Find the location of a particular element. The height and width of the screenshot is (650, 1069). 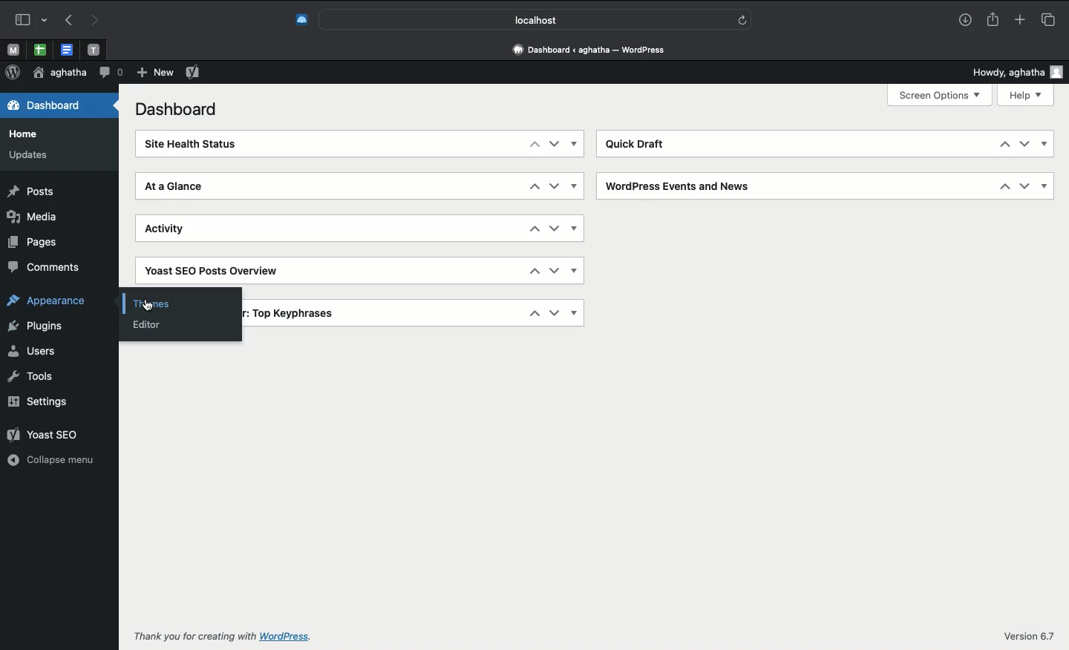

Comment is located at coordinates (111, 71).